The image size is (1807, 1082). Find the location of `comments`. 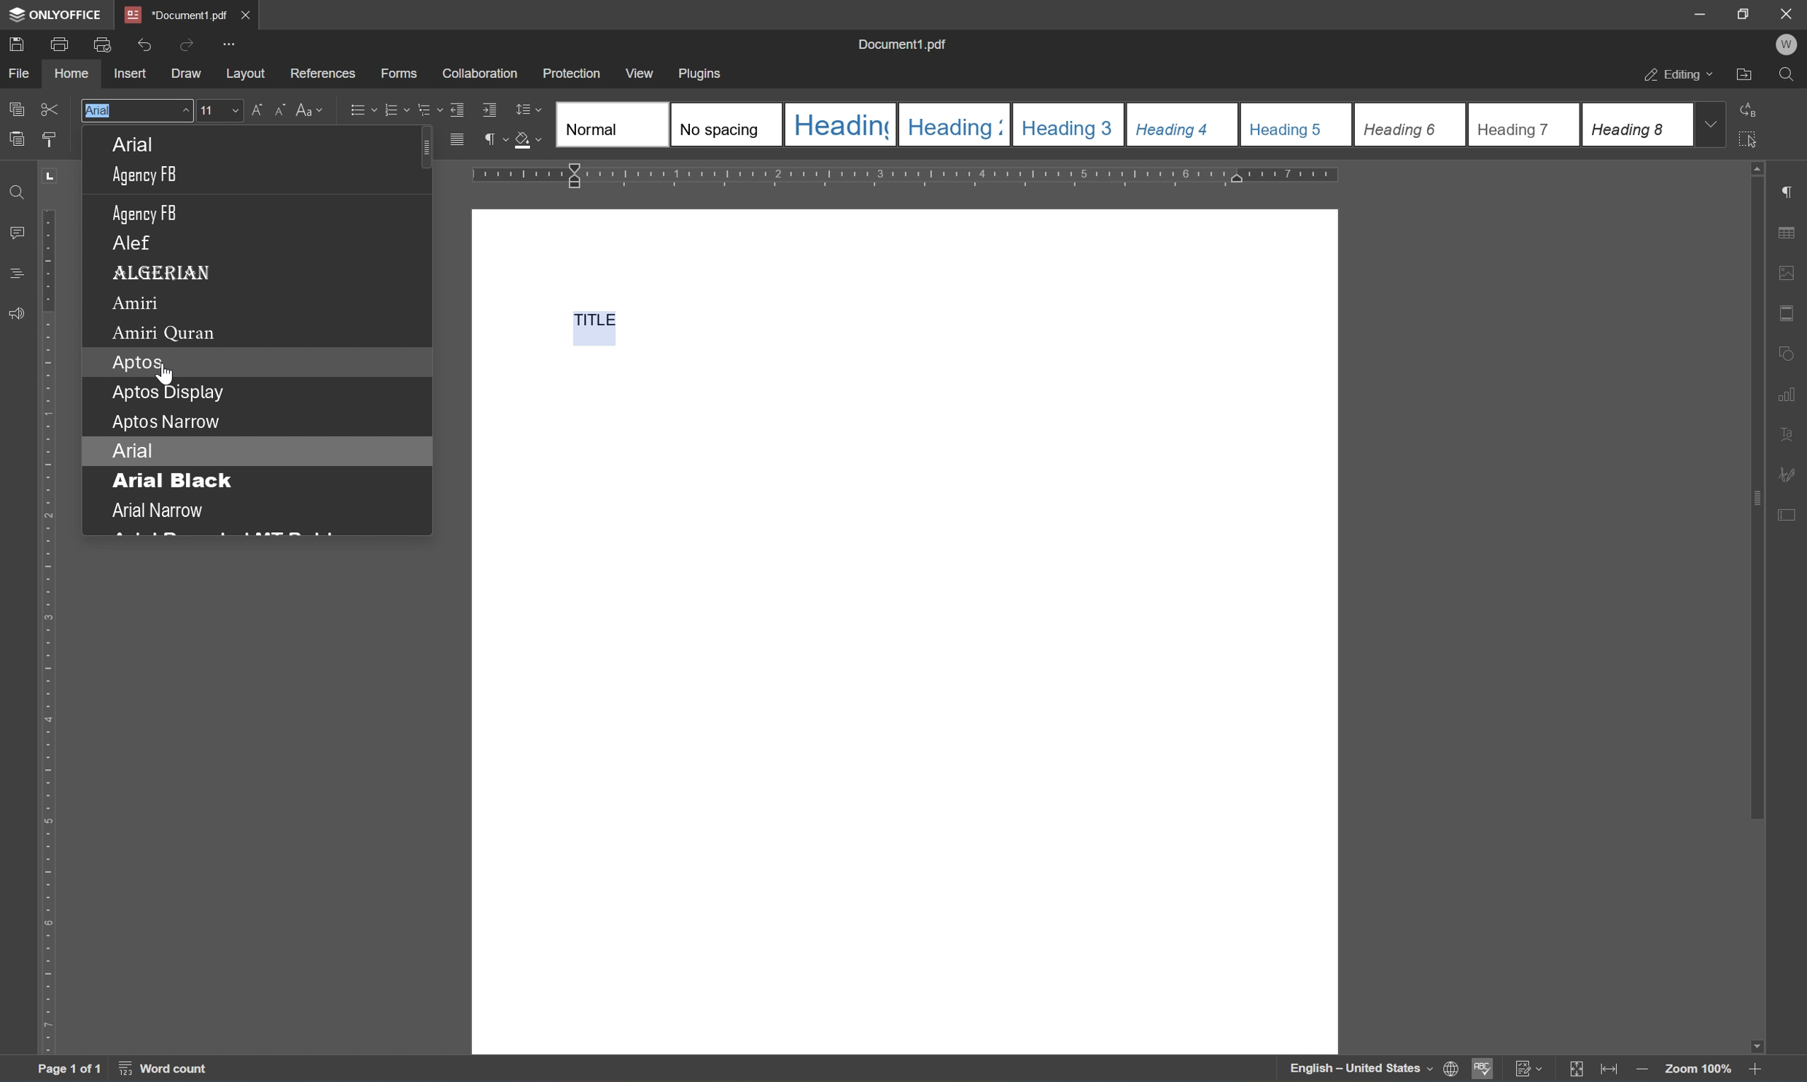

comments is located at coordinates (16, 273).